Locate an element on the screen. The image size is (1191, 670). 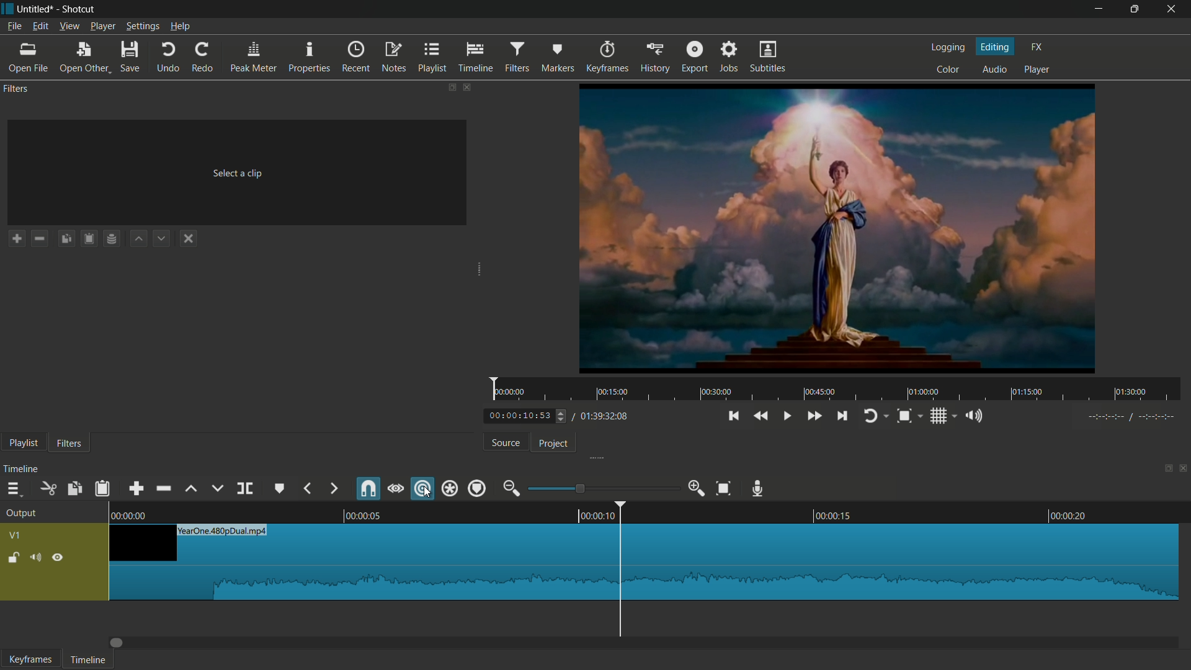
copy is located at coordinates (73, 489).